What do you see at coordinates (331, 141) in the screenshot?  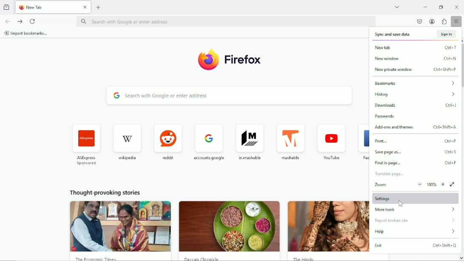 I see `youtube` at bounding box center [331, 141].